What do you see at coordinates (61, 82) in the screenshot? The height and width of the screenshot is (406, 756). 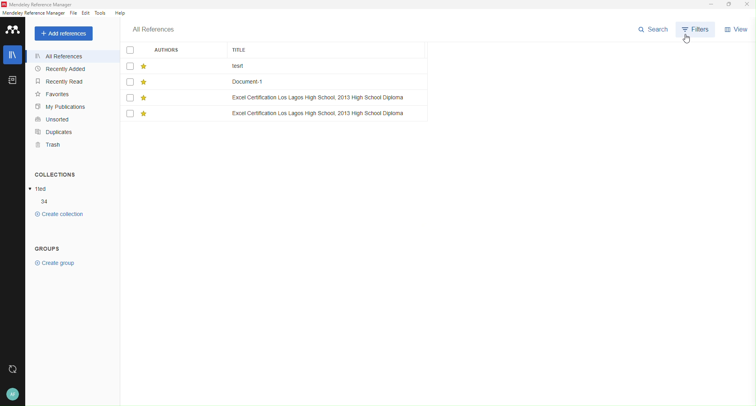 I see `Recently Read` at bounding box center [61, 82].